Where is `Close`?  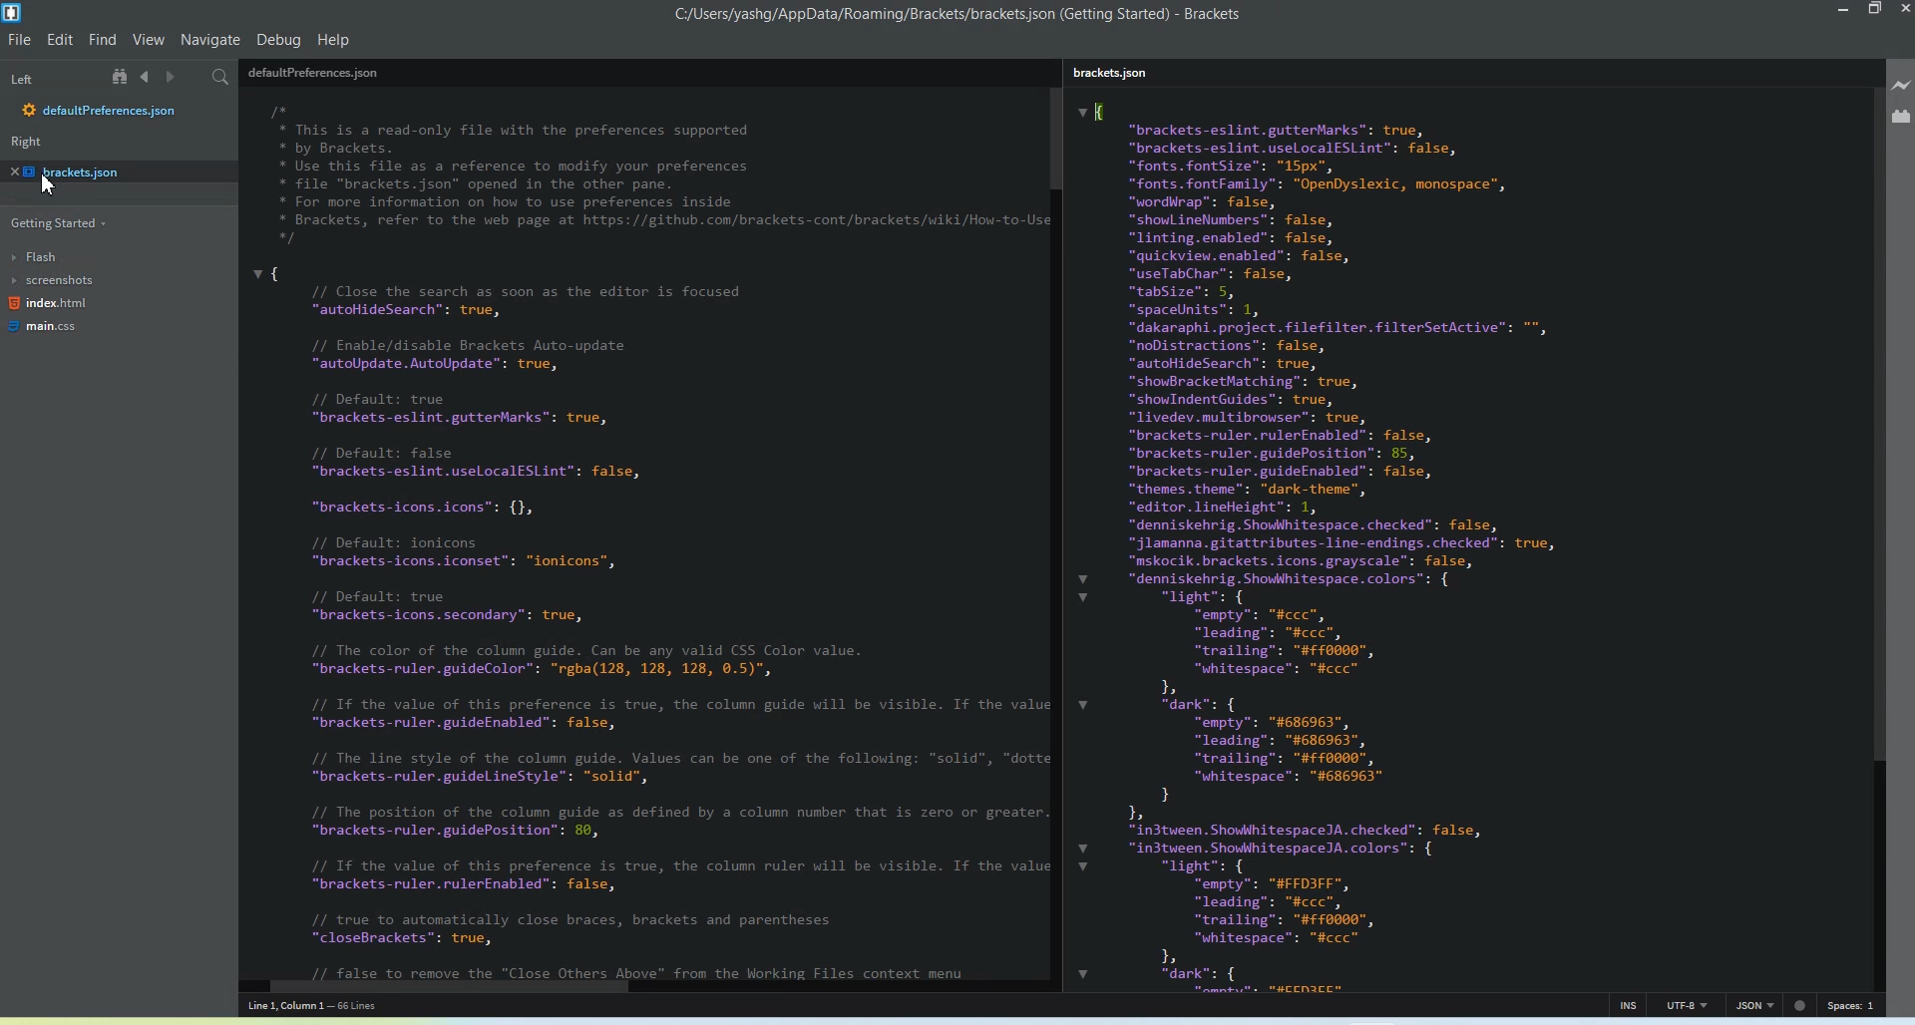
Close is located at coordinates (1903, 11).